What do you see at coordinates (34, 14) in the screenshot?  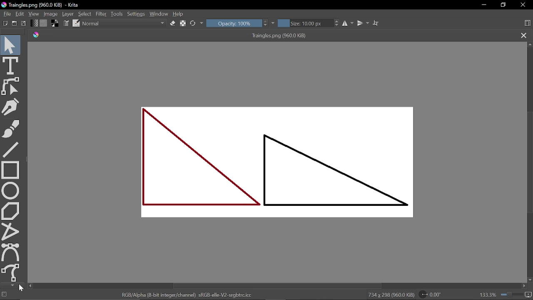 I see `View` at bounding box center [34, 14].